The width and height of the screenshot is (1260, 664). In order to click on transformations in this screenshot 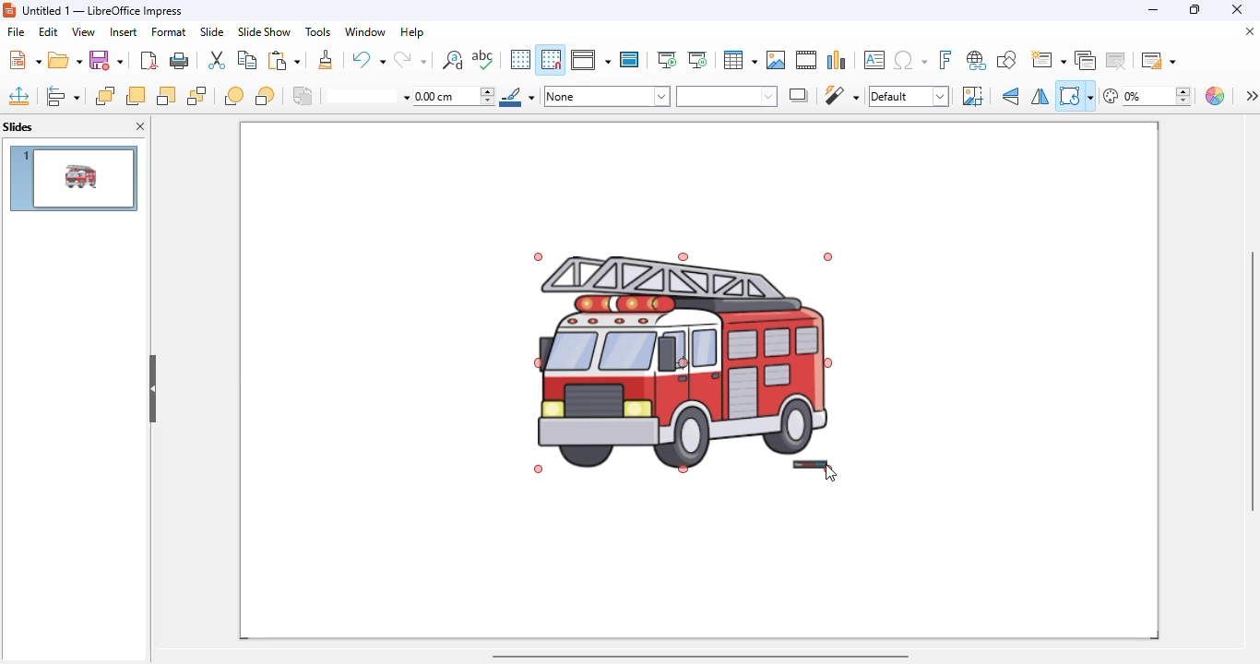, I will do `click(1076, 96)`.